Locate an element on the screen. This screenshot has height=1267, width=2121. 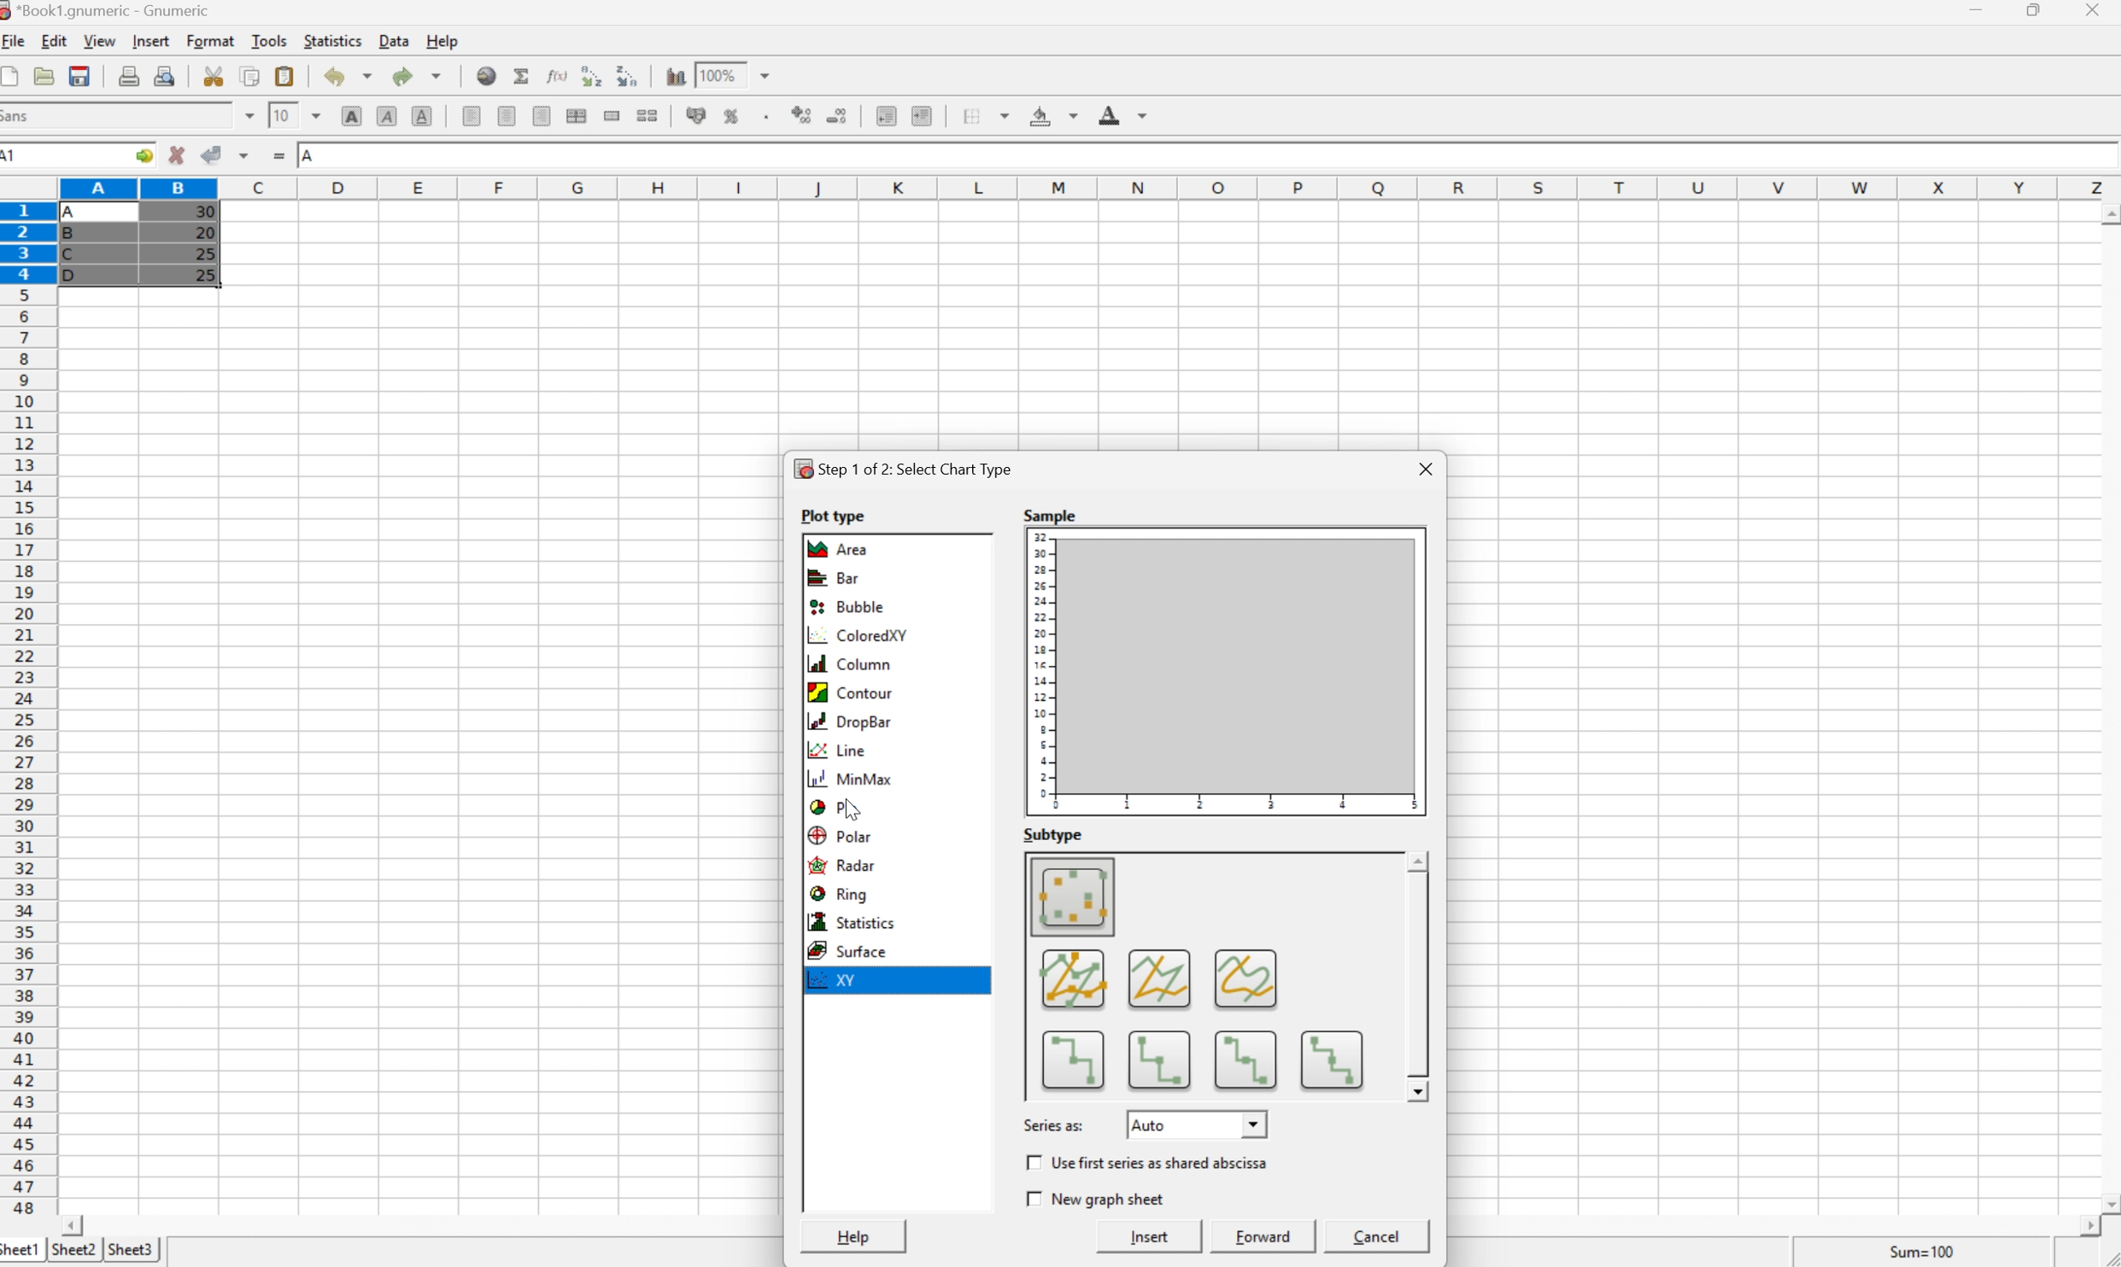
Minimize is located at coordinates (1977, 9).